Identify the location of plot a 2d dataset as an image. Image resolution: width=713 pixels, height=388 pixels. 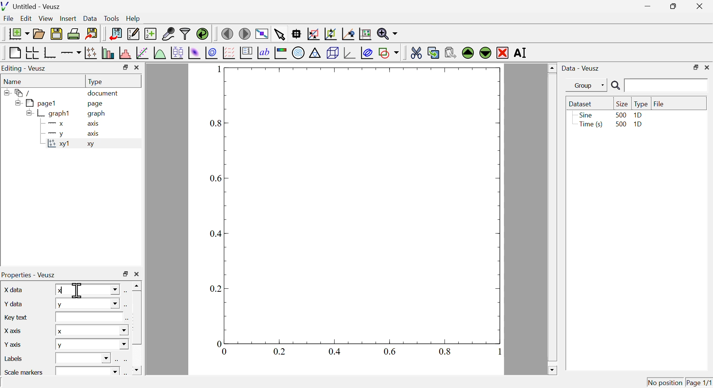
(195, 52).